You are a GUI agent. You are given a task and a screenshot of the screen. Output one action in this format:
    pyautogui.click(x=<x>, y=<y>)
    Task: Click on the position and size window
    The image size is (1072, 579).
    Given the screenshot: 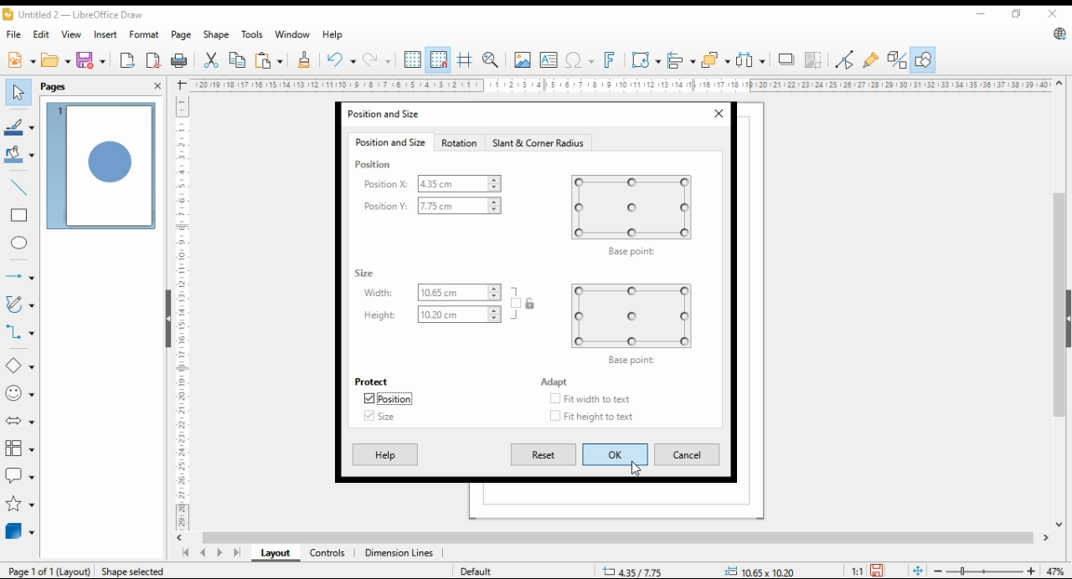 What is the action you would take?
    pyautogui.click(x=399, y=113)
    